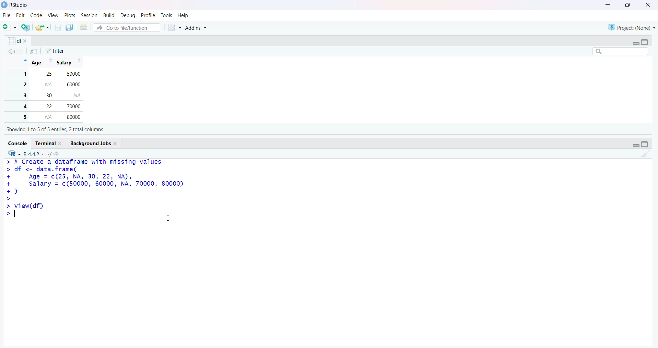 This screenshot has width=658, height=348. What do you see at coordinates (20, 40) in the screenshot?
I see `df` at bounding box center [20, 40].